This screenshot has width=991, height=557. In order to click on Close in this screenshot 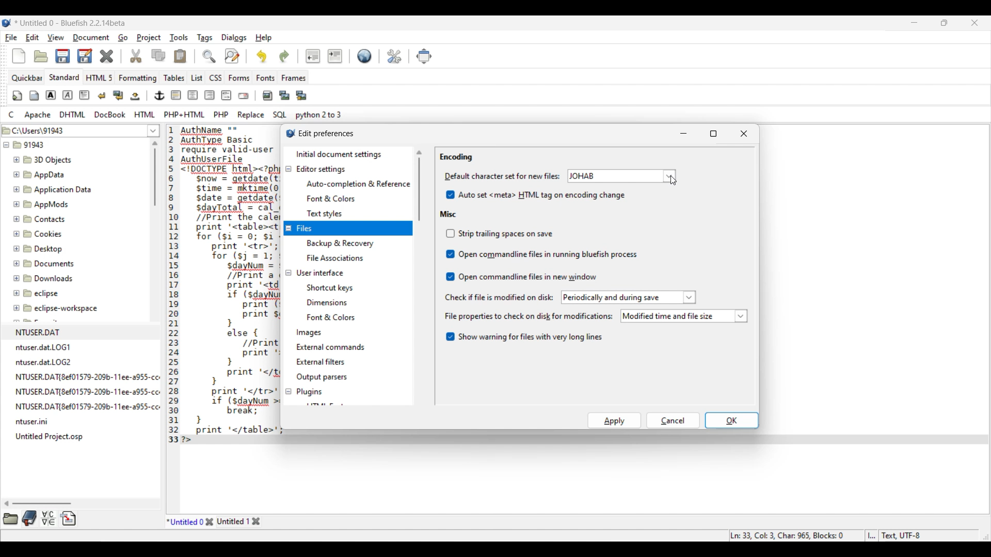, I will do `click(745, 133)`.